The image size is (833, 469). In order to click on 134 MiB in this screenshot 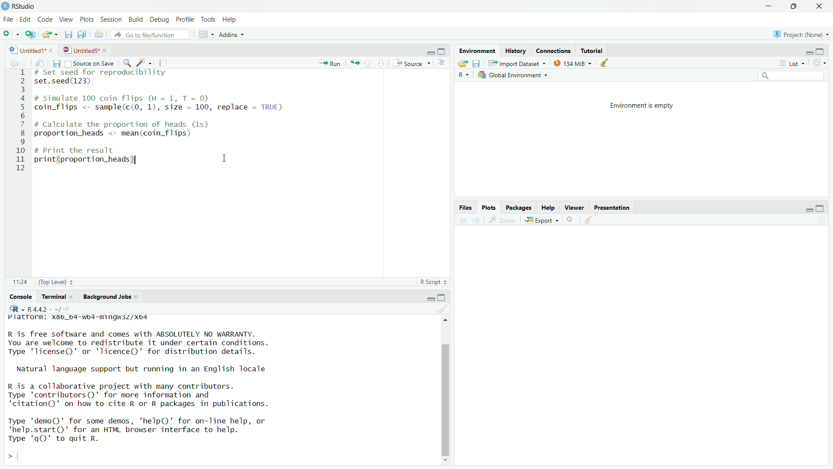, I will do `click(573, 63)`.